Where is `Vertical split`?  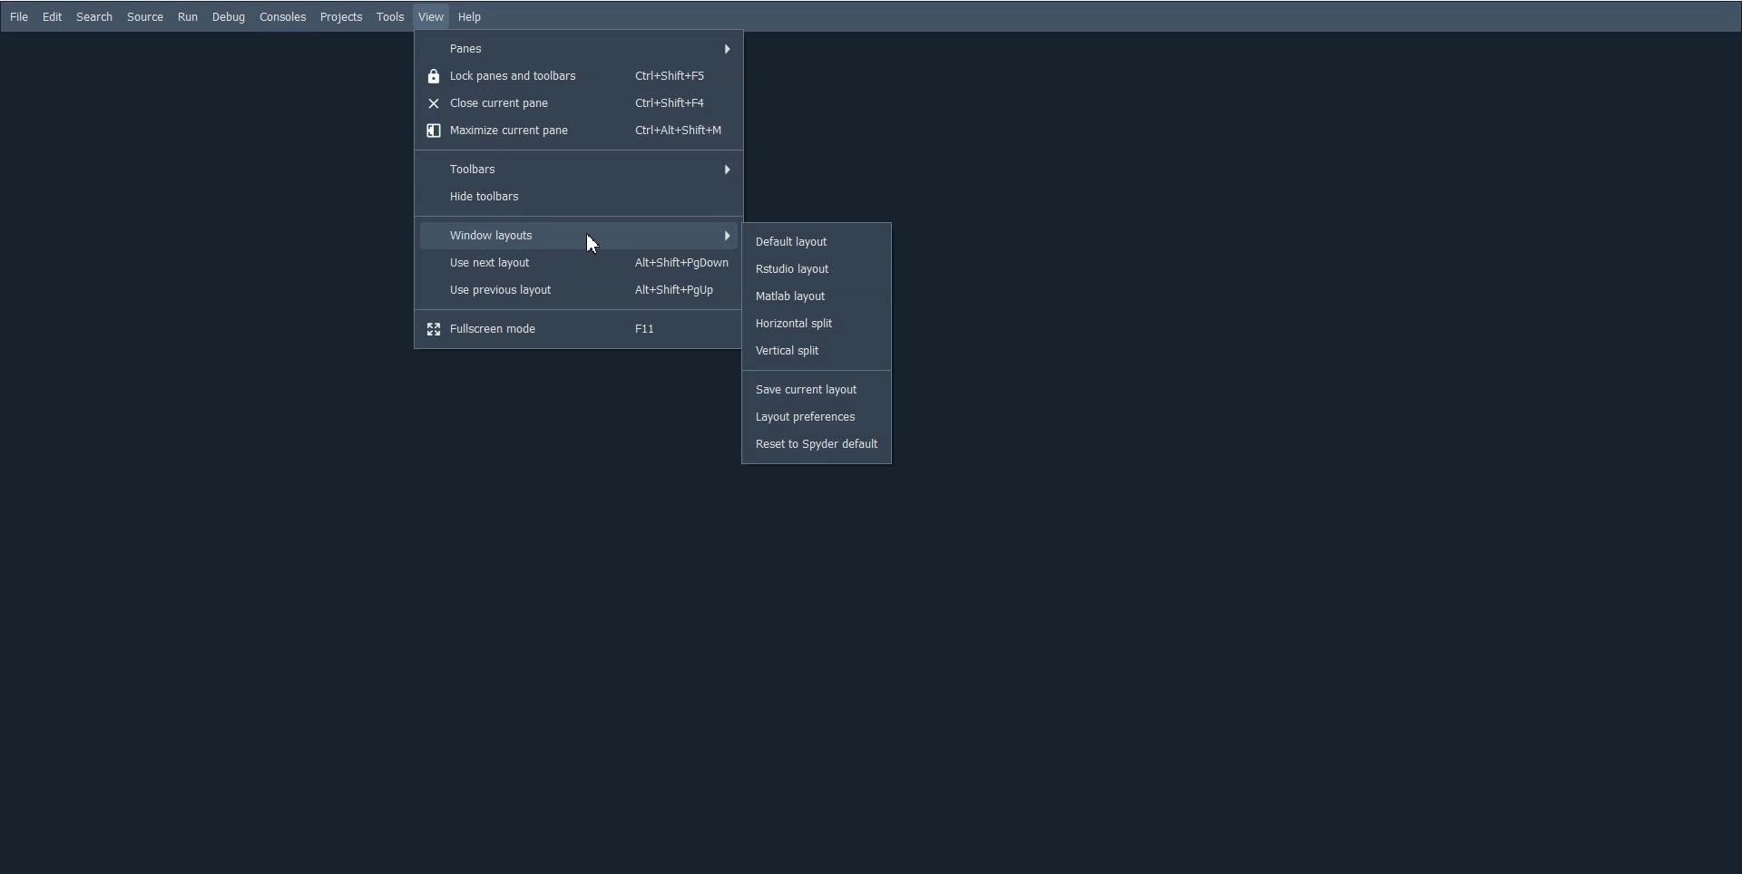 Vertical split is located at coordinates (818, 352).